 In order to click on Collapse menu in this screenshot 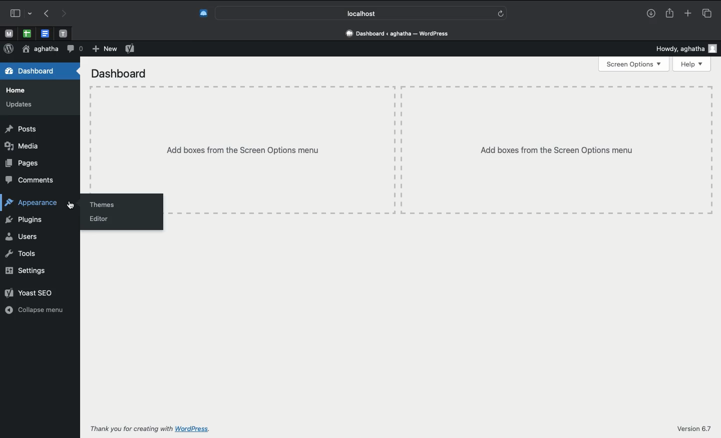, I will do `click(34, 309)`.